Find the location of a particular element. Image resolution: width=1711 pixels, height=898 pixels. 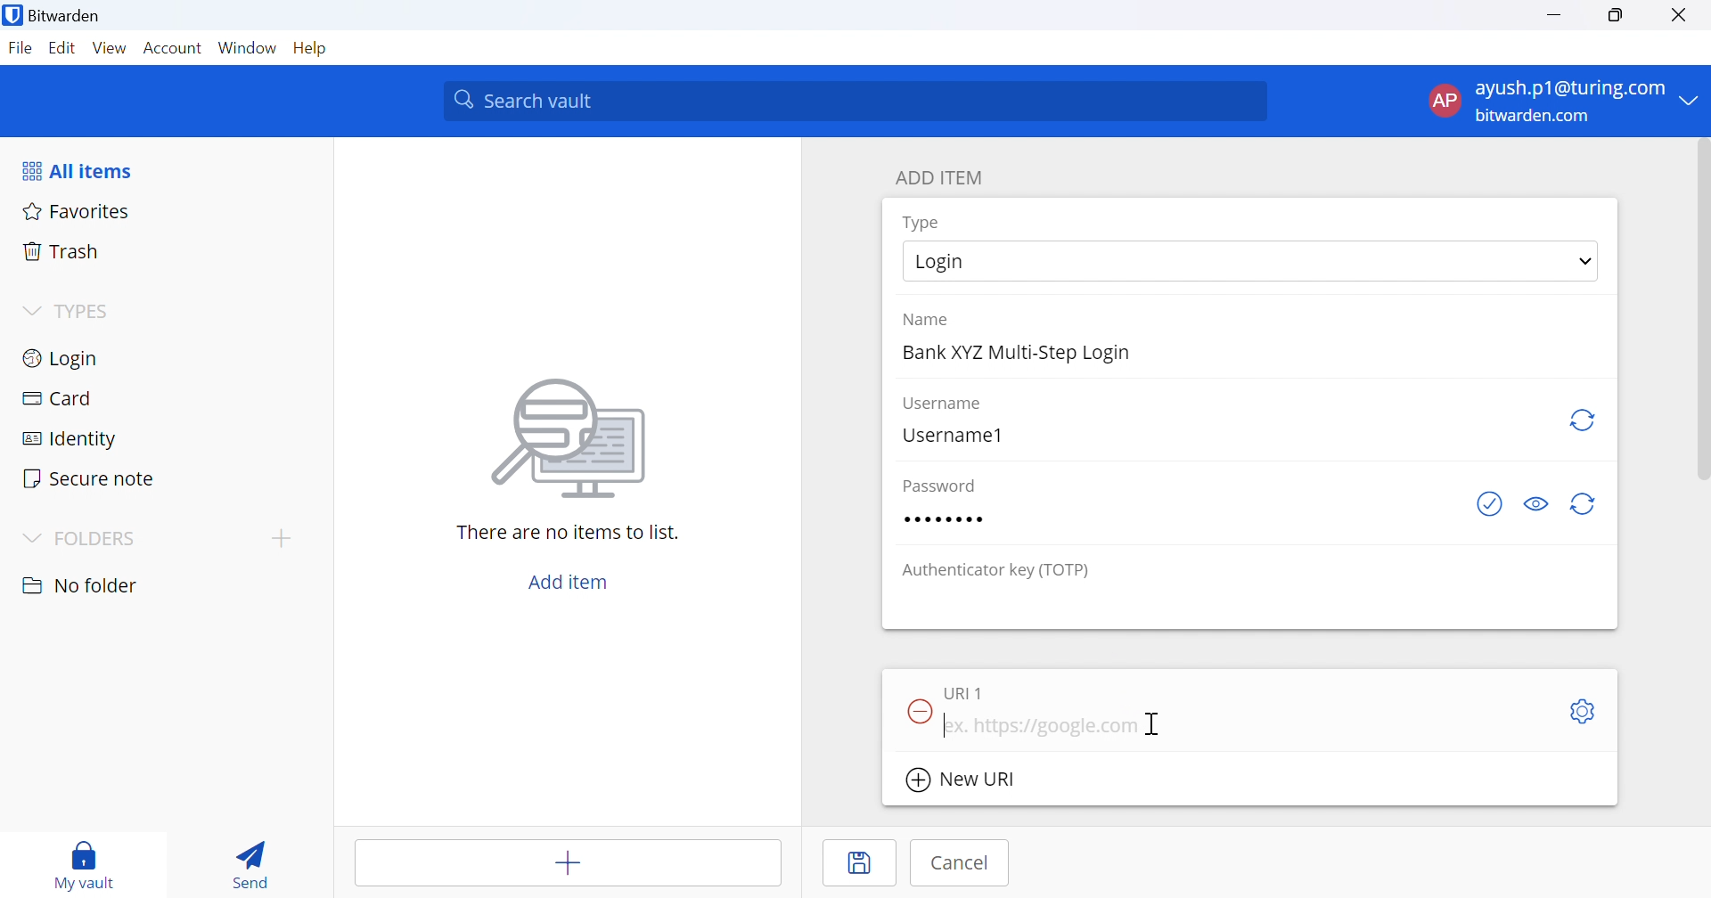

bitwarden.com is located at coordinates (1533, 115).